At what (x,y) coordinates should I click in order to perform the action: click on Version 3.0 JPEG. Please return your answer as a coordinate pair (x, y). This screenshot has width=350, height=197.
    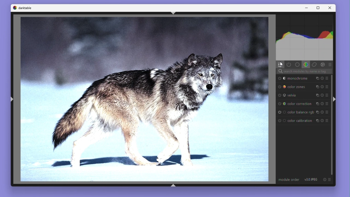
    Looking at the image, I should click on (312, 180).